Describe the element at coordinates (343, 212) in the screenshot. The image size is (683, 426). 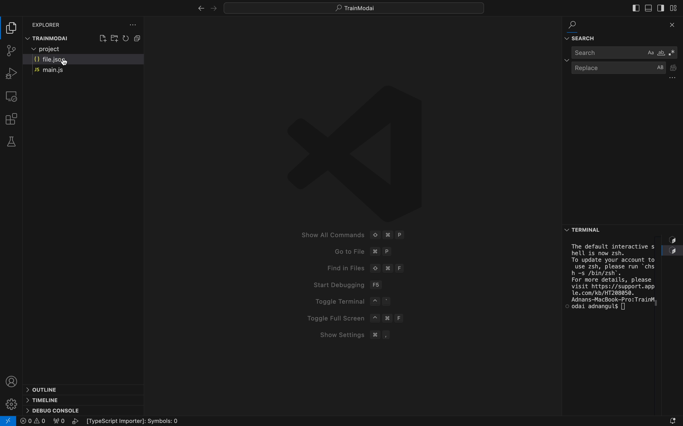
I see `Show All Commands © %¥ P
Goto File %# P
Find in Files © %# F
Start Debugging F5
Toggle Terminal ~ °
Toggle Full Screen ~ # F
Show Settings # ,` at that location.